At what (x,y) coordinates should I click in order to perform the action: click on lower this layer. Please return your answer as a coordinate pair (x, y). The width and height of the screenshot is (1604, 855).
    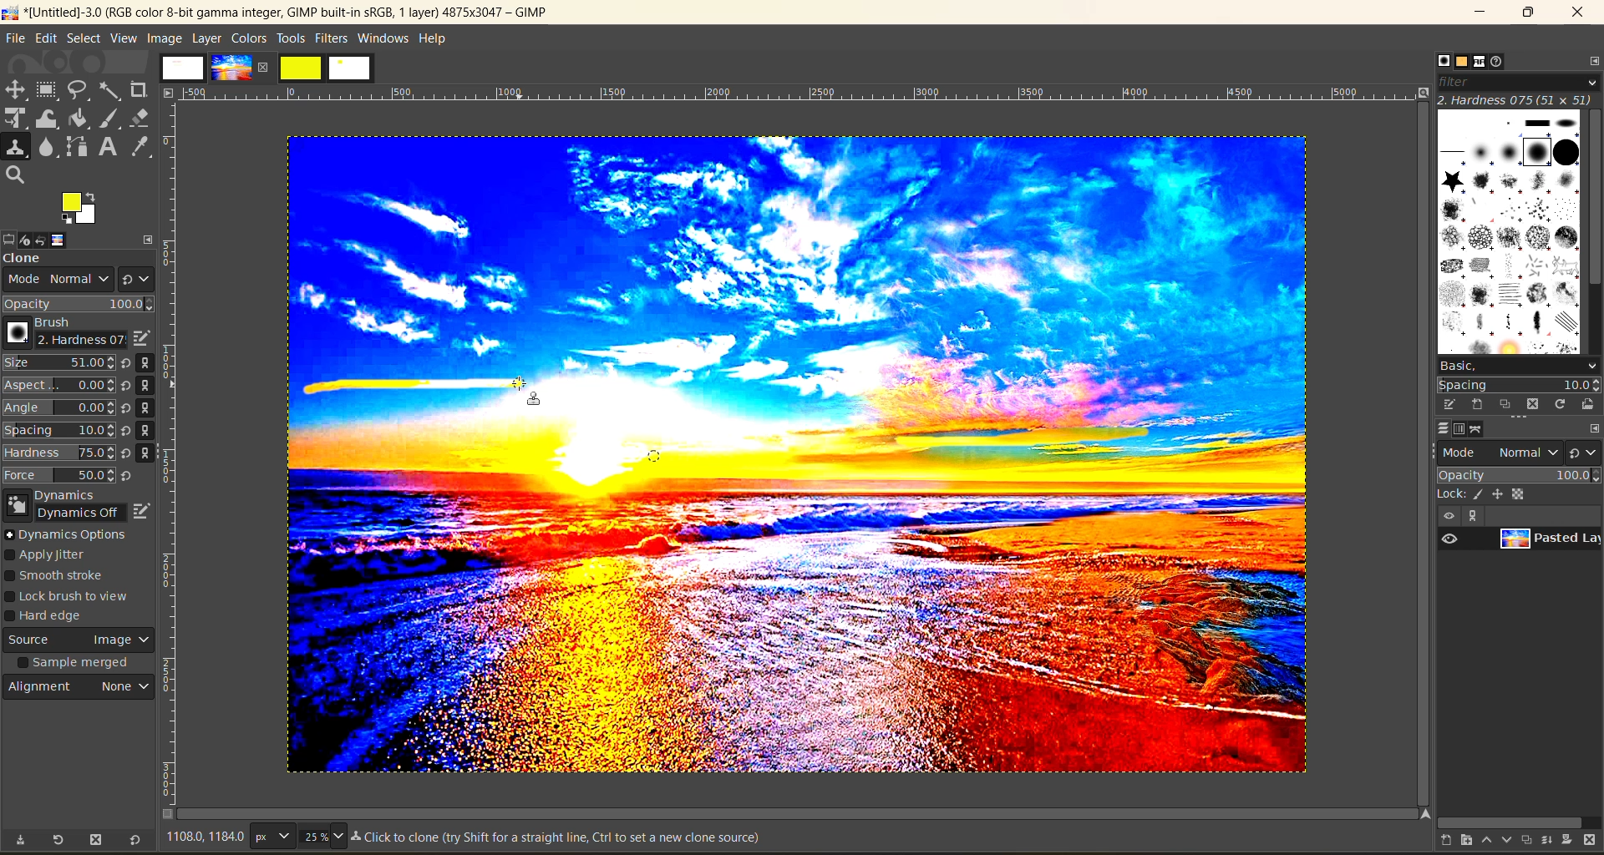
    Looking at the image, I should click on (1502, 841).